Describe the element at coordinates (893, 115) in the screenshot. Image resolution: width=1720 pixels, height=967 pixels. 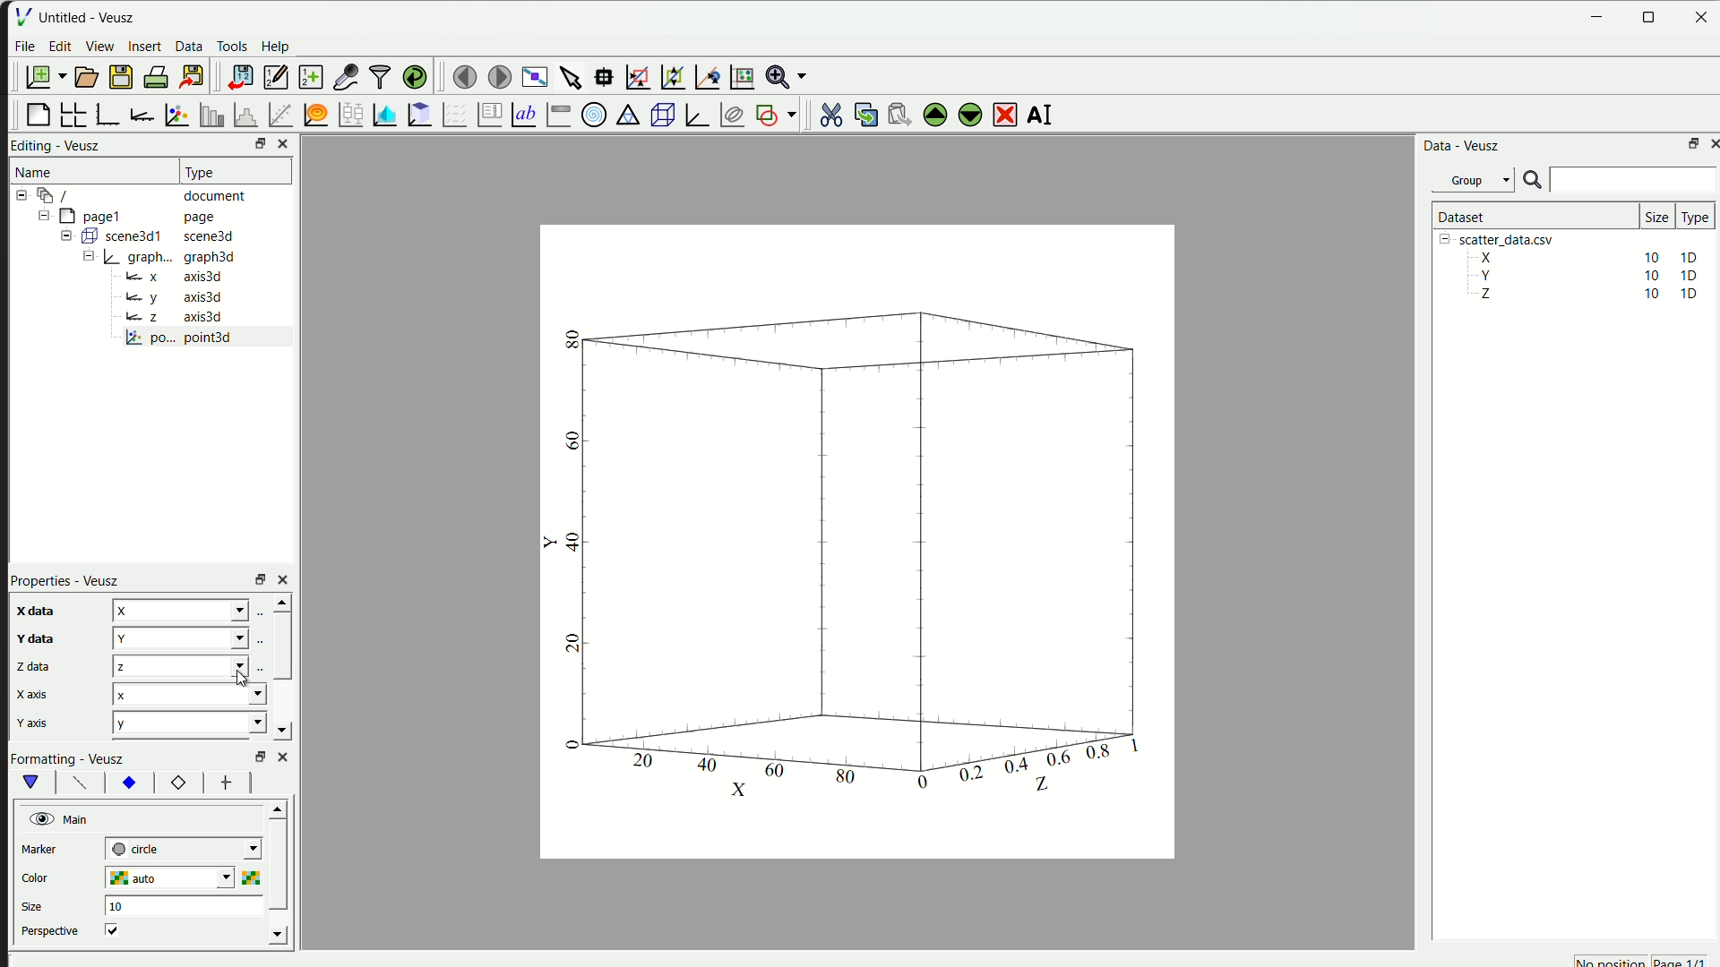
I see `paste the widget from the clipboard` at that location.